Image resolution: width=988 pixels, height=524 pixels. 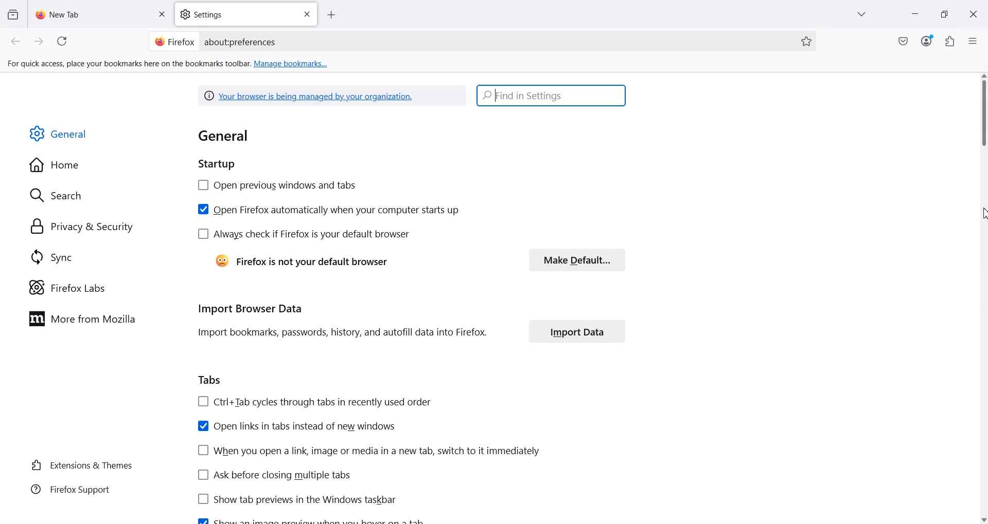 What do you see at coordinates (82, 228) in the screenshot?
I see `8 Privacy & Security` at bounding box center [82, 228].